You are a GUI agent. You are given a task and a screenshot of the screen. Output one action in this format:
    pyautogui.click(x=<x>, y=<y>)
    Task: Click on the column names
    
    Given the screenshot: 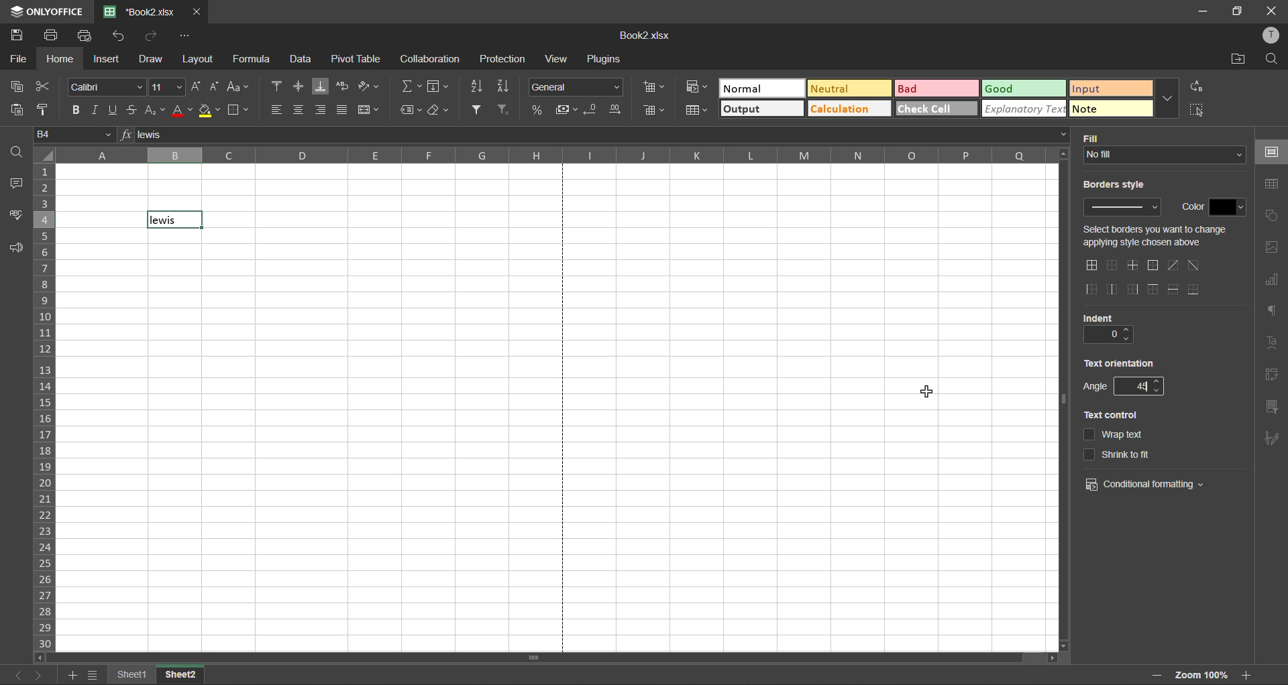 What is the action you would take?
    pyautogui.click(x=555, y=154)
    